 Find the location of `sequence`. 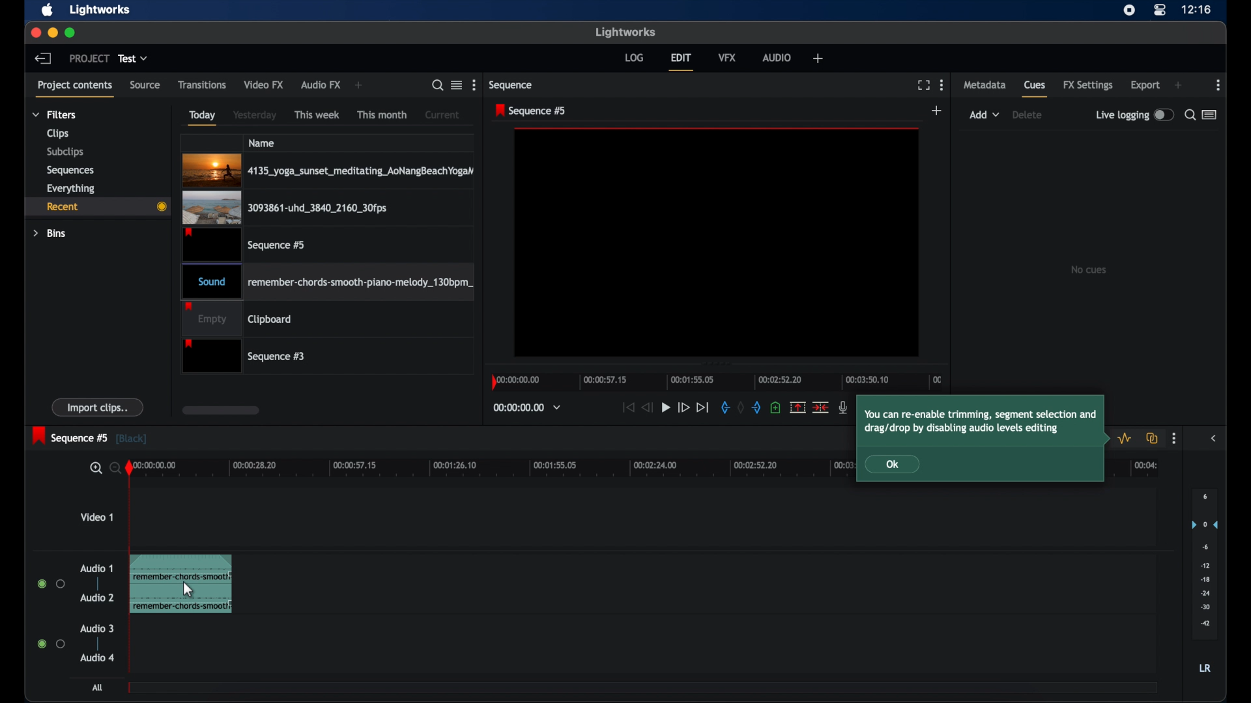

sequence is located at coordinates (513, 85).